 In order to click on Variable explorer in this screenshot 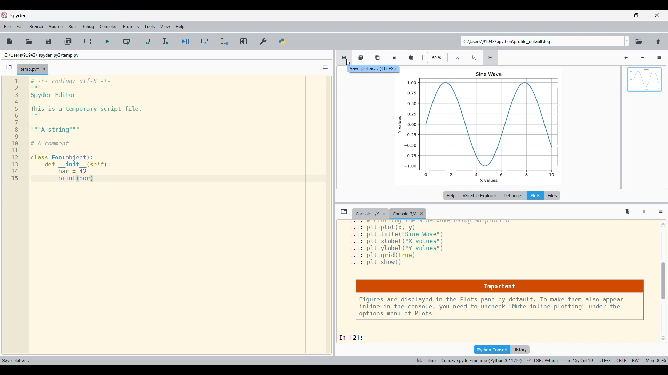, I will do `click(480, 195)`.